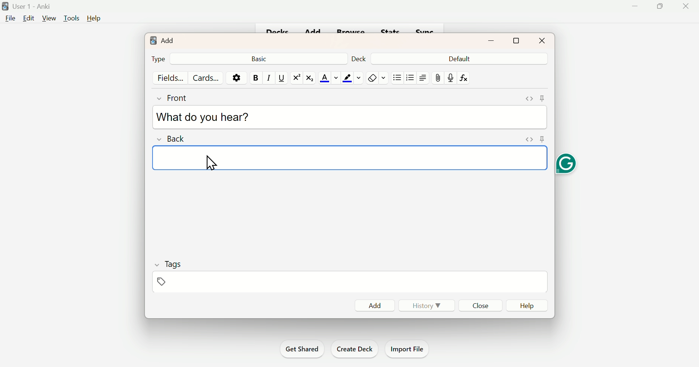  Describe the element at coordinates (161, 282) in the screenshot. I see `Pin` at that location.